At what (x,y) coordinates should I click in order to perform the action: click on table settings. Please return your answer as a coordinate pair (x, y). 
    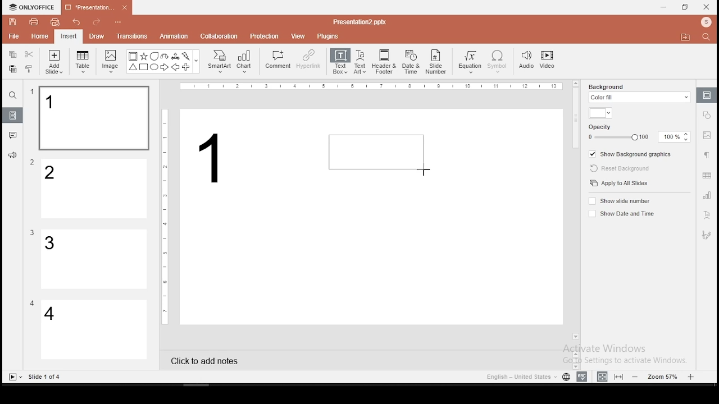
    Looking at the image, I should click on (706, 176).